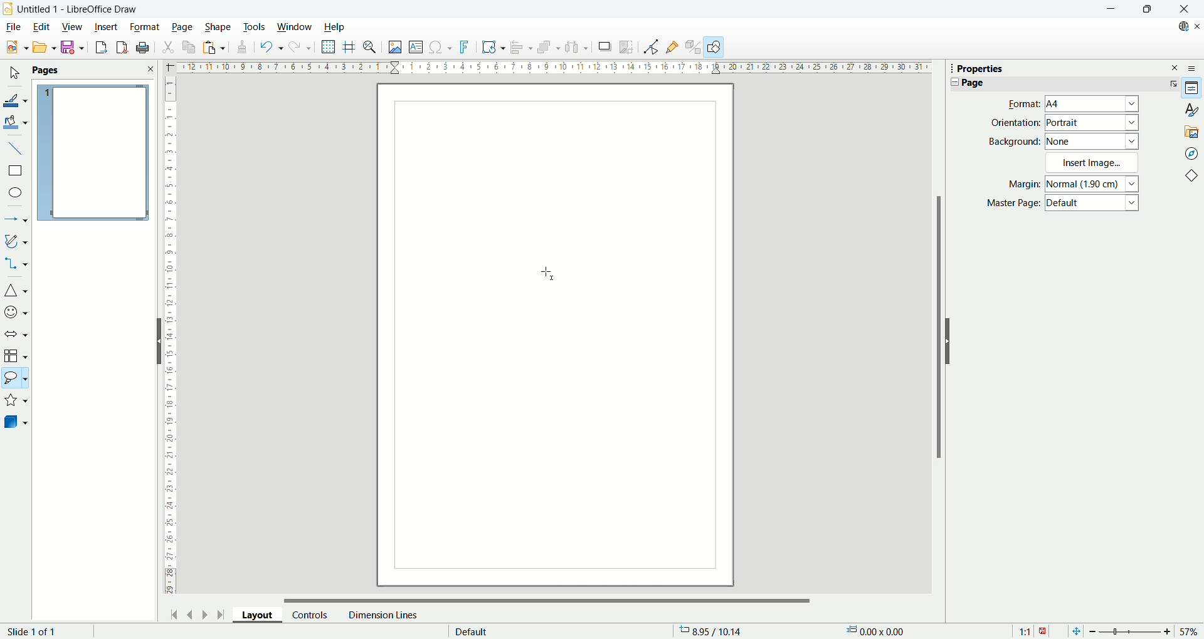  What do you see at coordinates (73, 26) in the screenshot?
I see `view` at bounding box center [73, 26].